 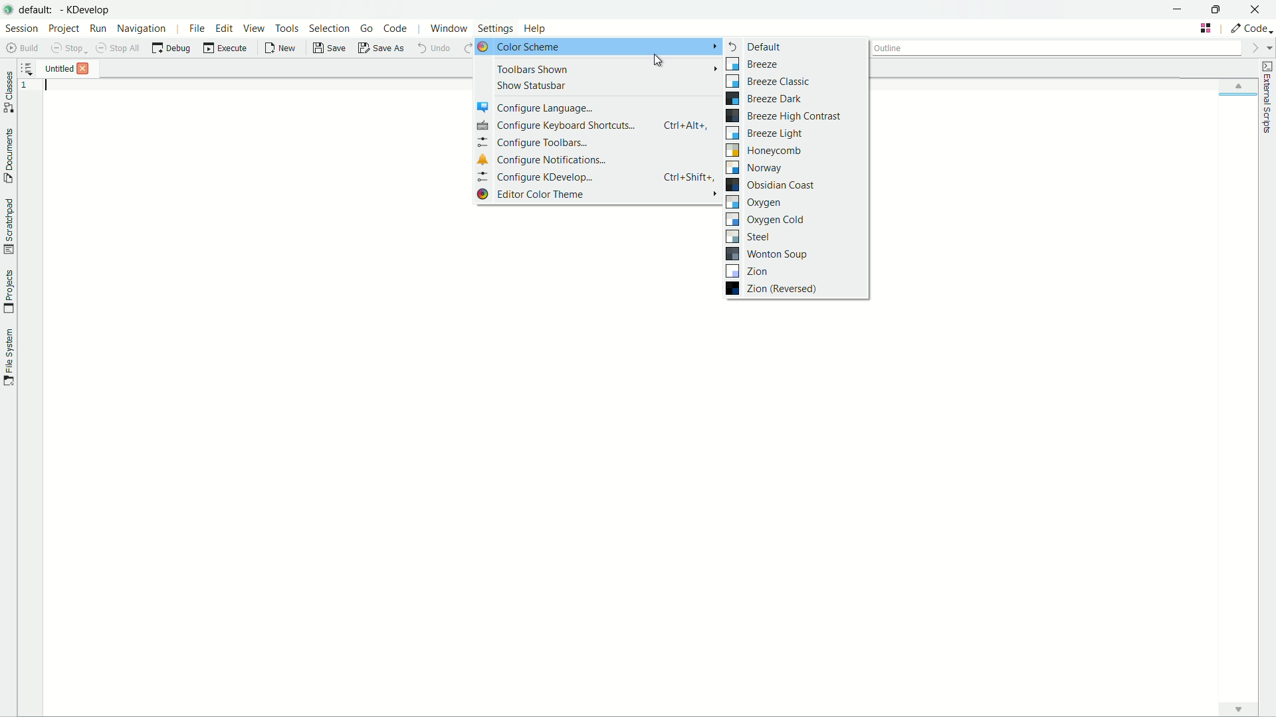 What do you see at coordinates (498, 27) in the screenshot?
I see `settings` at bounding box center [498, 27].